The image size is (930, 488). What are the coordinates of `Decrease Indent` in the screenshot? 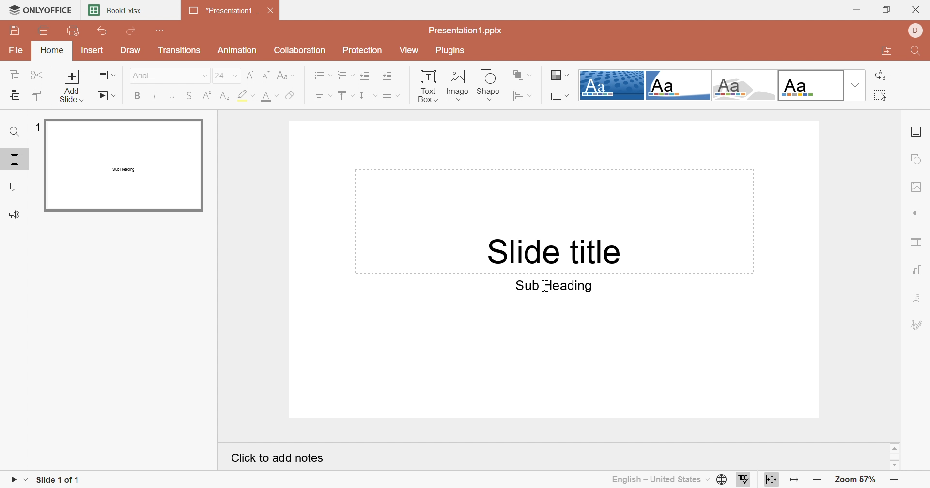 It's located at (365, 75).